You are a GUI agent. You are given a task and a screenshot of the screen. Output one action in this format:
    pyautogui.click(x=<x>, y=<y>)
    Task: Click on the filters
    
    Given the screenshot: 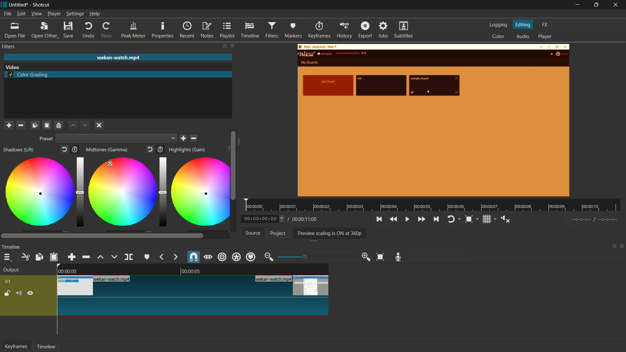 What is the action you would take?
    pyautogui.click(x=8, y=47)
    